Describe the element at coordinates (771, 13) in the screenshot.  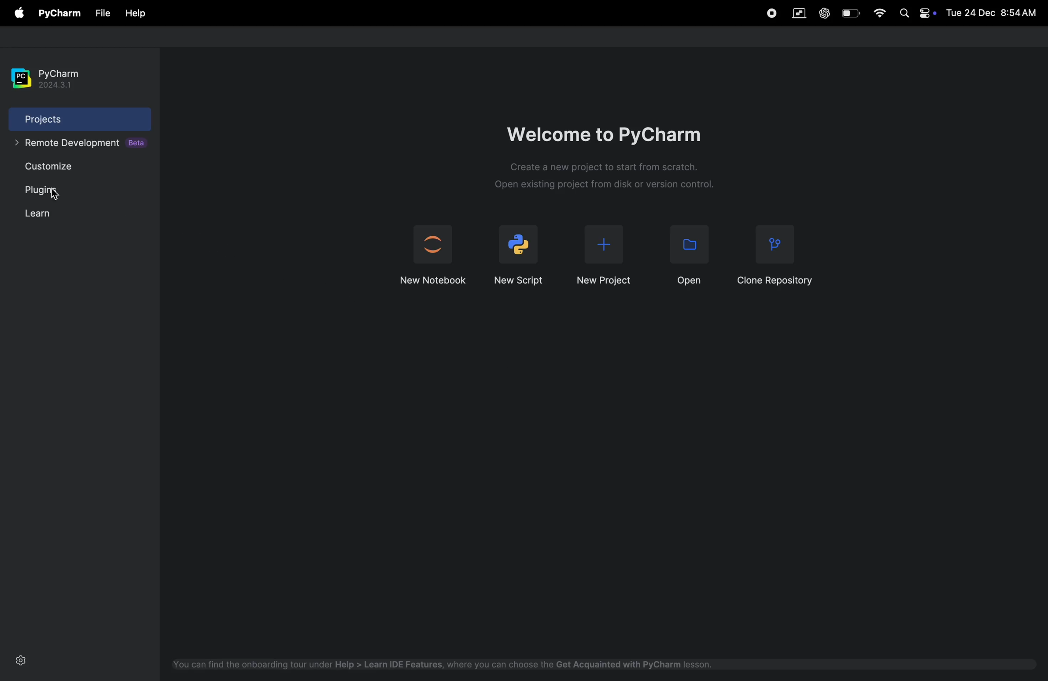
I see `record` at that location.